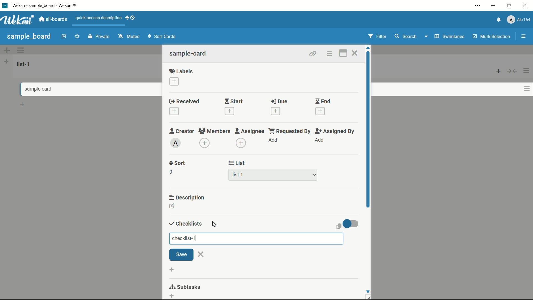  Describe the element at coordinates (24, 64) in the screenshot. I see `list-1` at that location.